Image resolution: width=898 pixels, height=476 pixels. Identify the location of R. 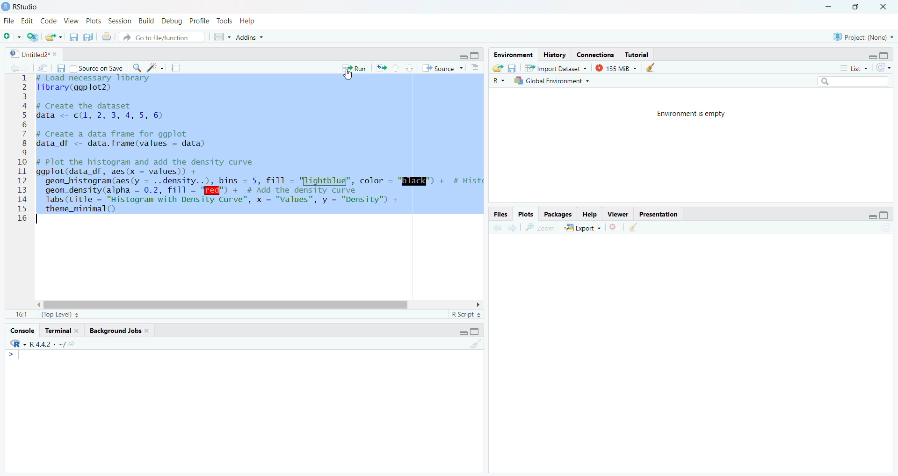
(502, 81).